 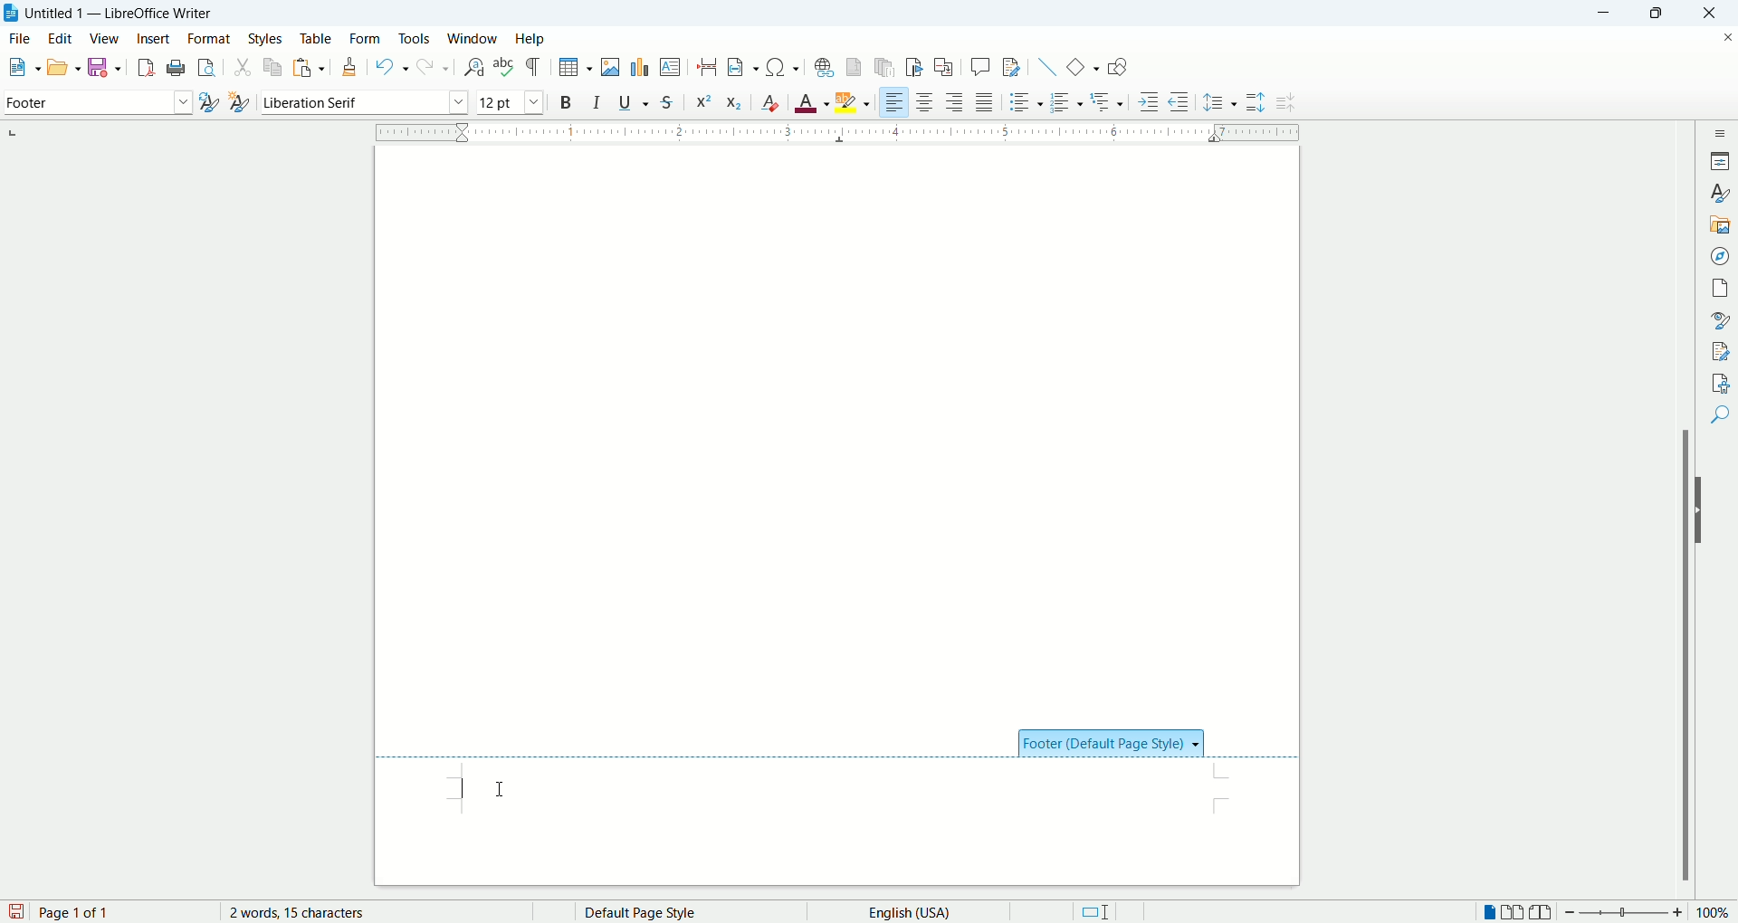 I want to click on underline, so click(x=636, y=102).